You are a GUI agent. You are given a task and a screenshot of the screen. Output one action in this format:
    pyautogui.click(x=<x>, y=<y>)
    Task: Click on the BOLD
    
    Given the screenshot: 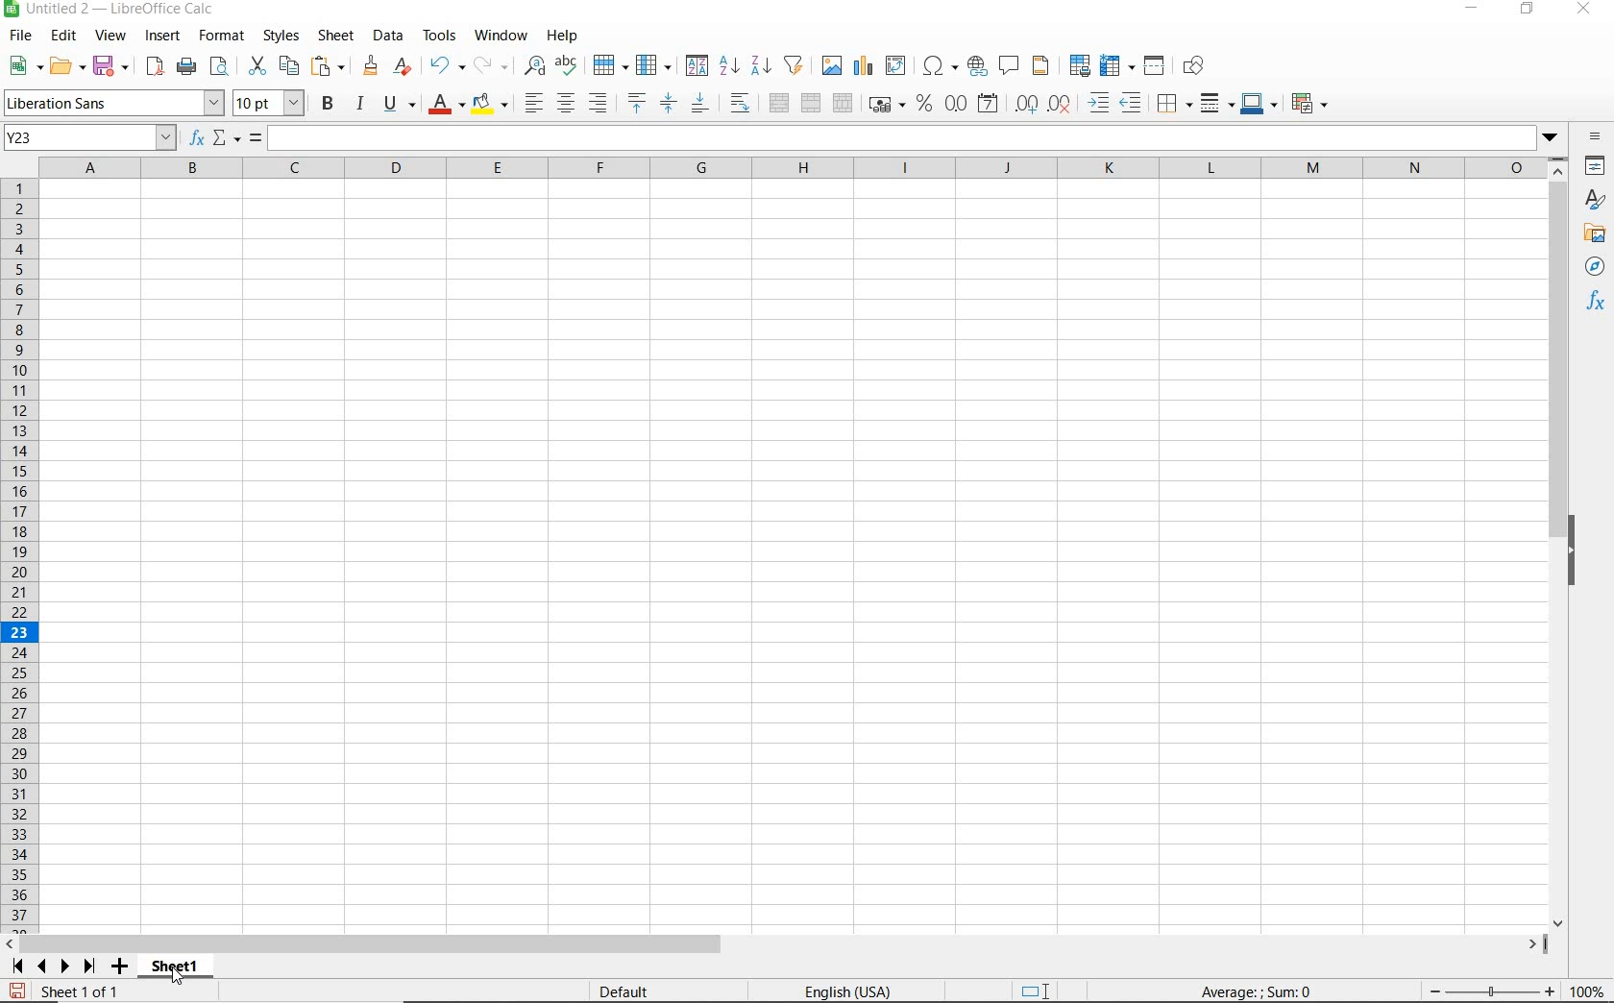 What is the action you would take?
    pyautogui.click(x=328, y=106)
    